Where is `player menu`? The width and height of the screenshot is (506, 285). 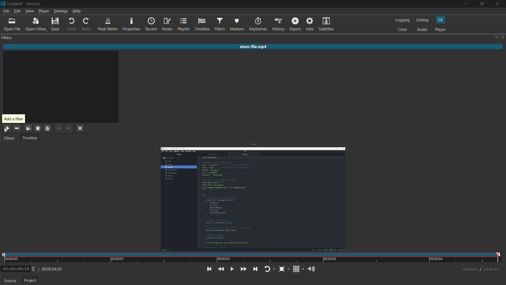 player menu is located at coordinates (44, 12).